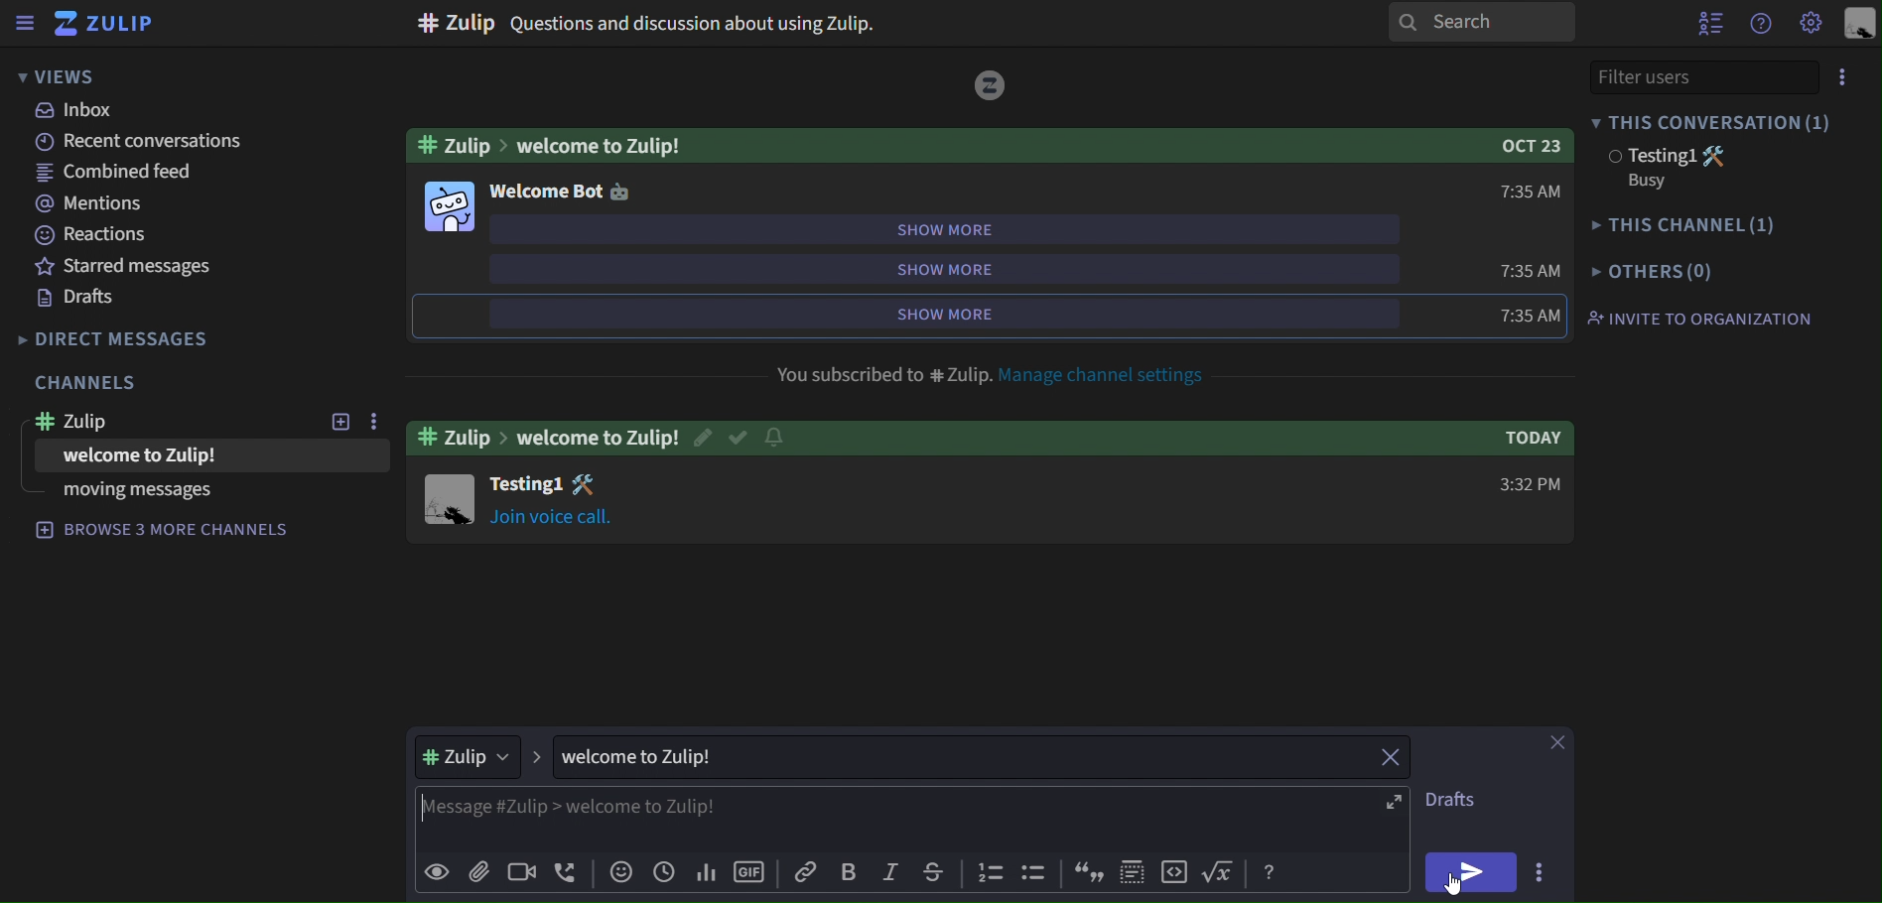 Image resolution: width=1882 pixels, height=903 pixels. What do you see at coordinates (337, 423) in the screenshot?
I see `new topic` at bounding box center [337, 423].